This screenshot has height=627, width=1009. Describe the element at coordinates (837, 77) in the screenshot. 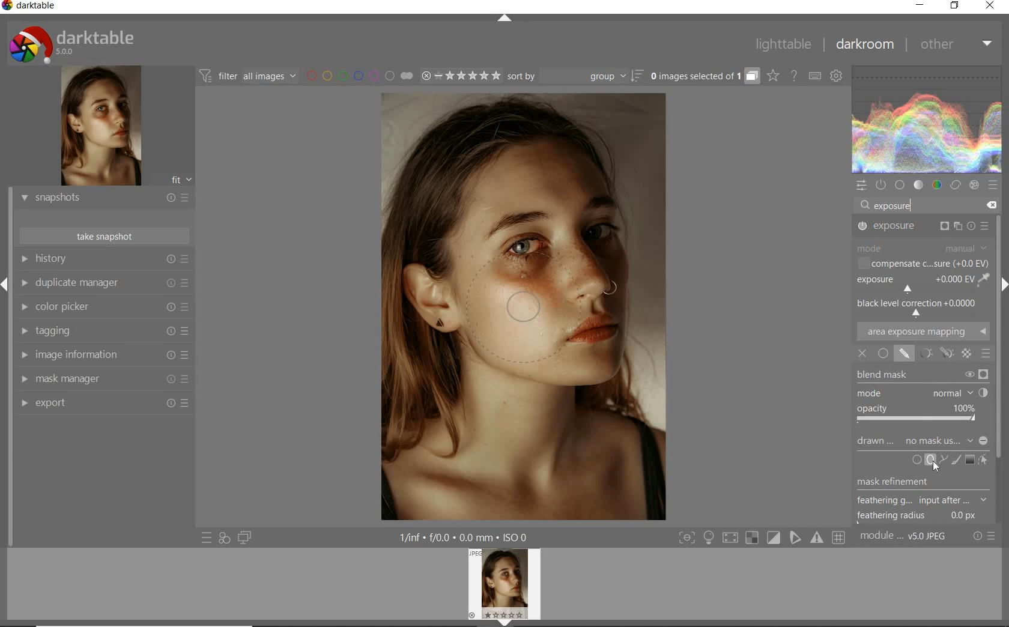

I see `show global preferences` at that location.